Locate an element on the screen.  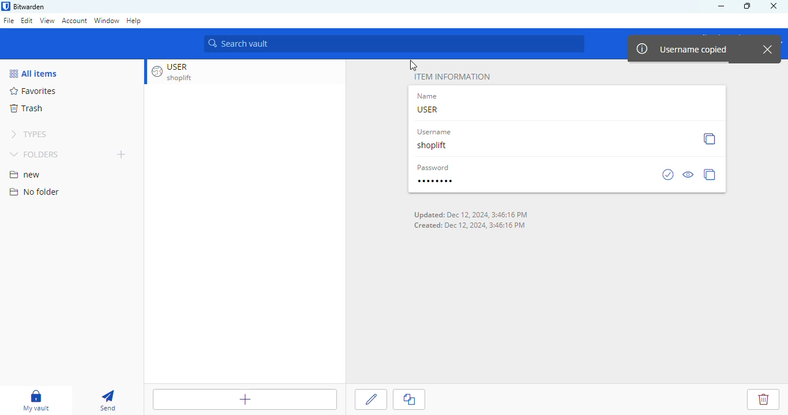
trash is located at coordinates (27, 108).